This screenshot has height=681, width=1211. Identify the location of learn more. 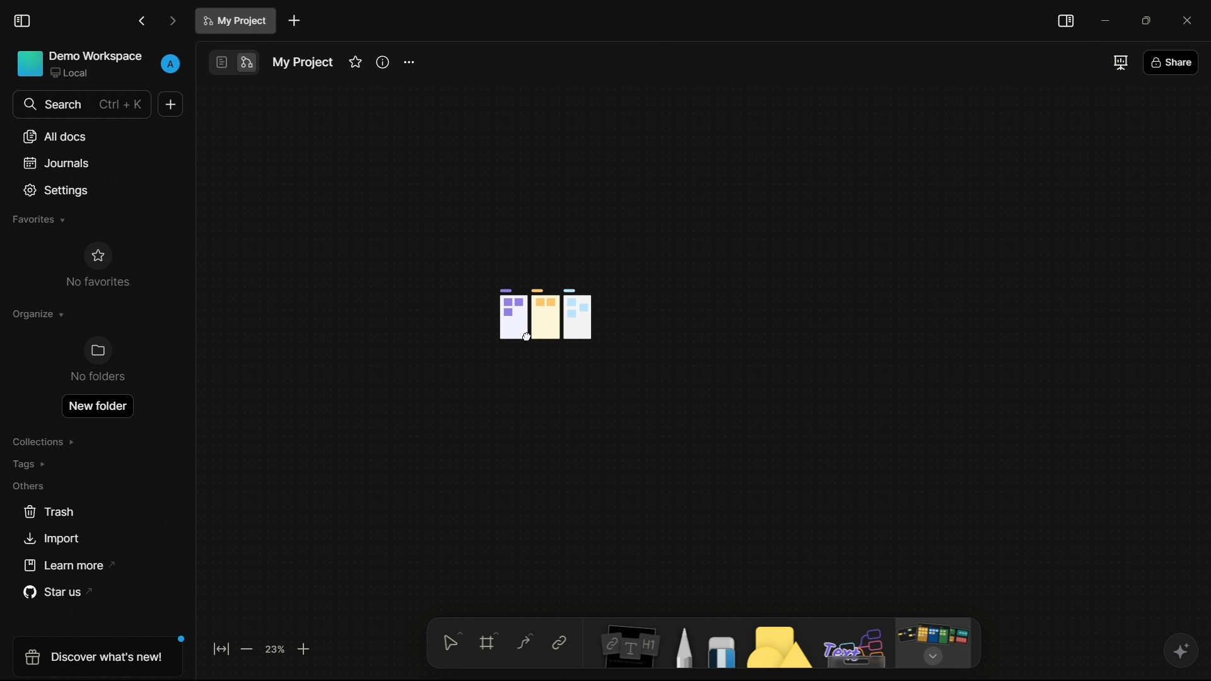
(72, 566).